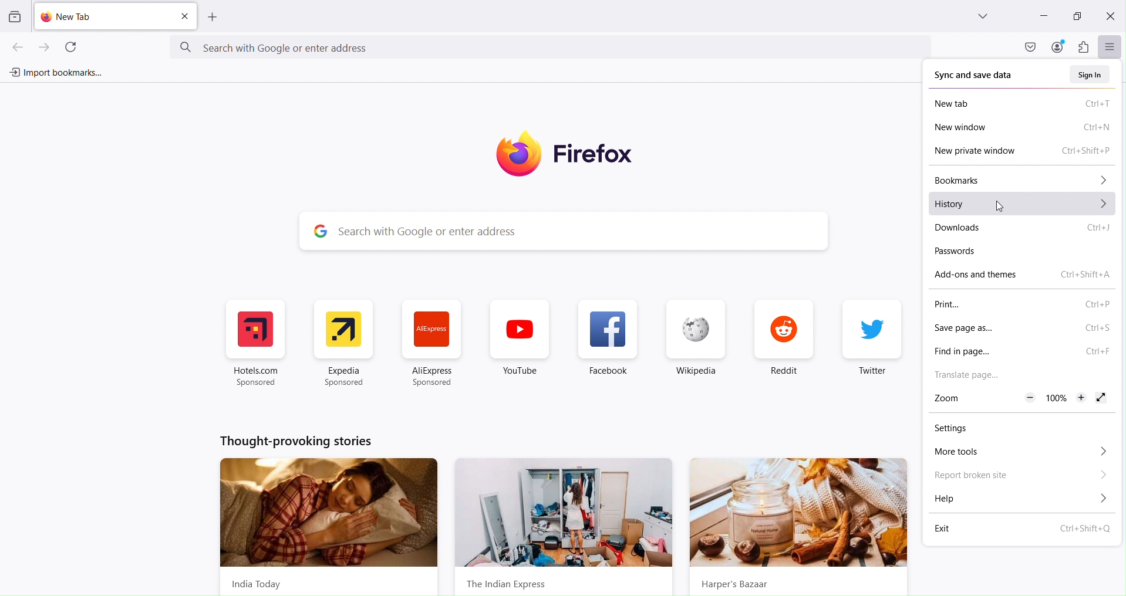 The image size is (1126, 596). I want to click on List all tabs, so click(985, 16).